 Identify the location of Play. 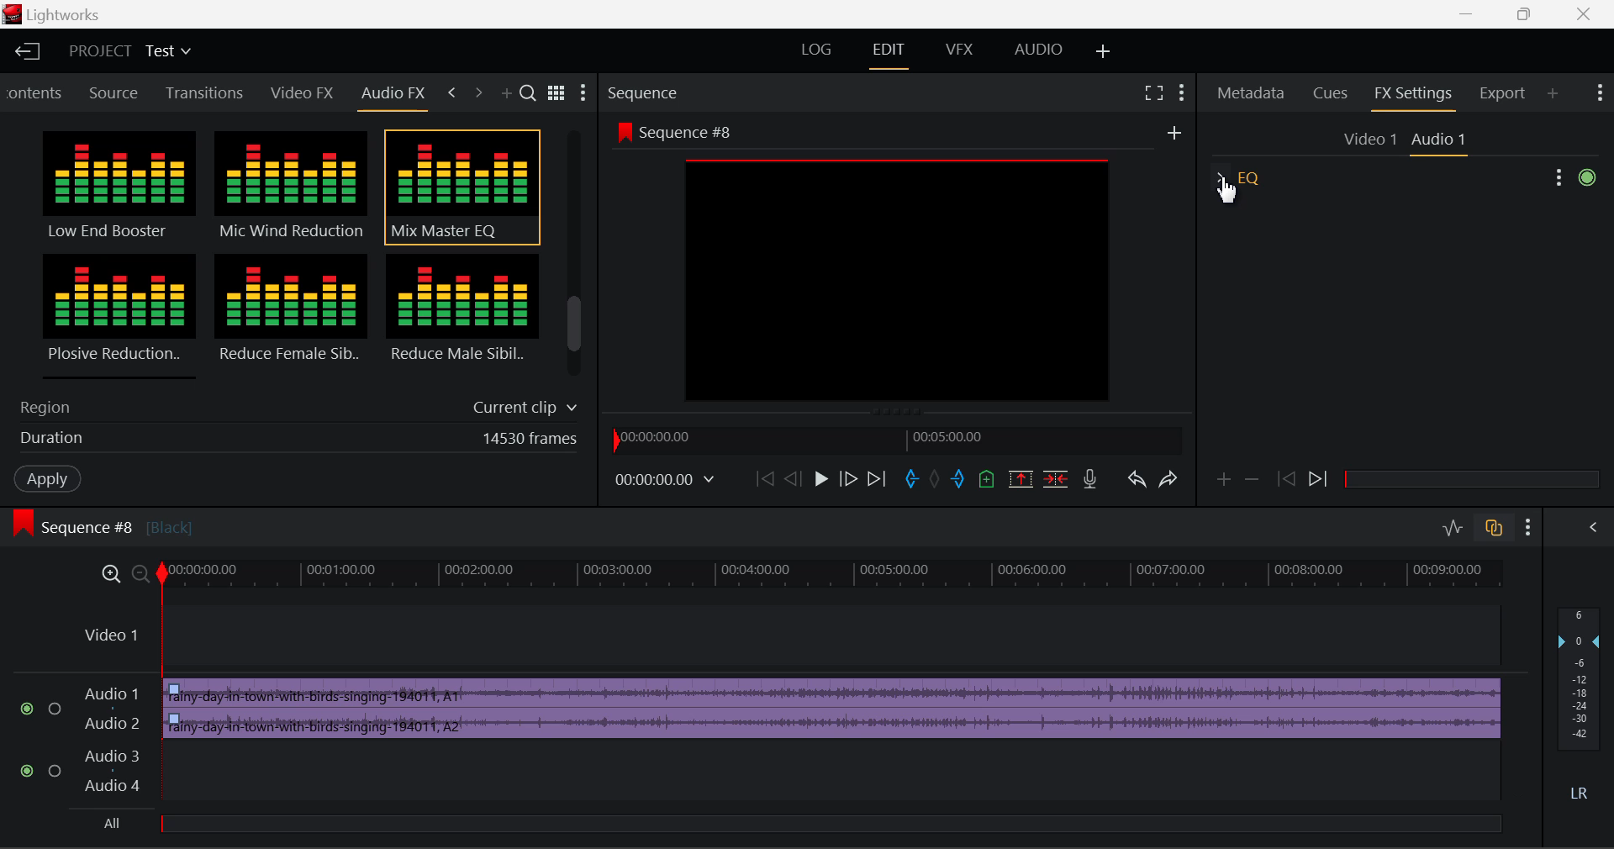
(821, 480).